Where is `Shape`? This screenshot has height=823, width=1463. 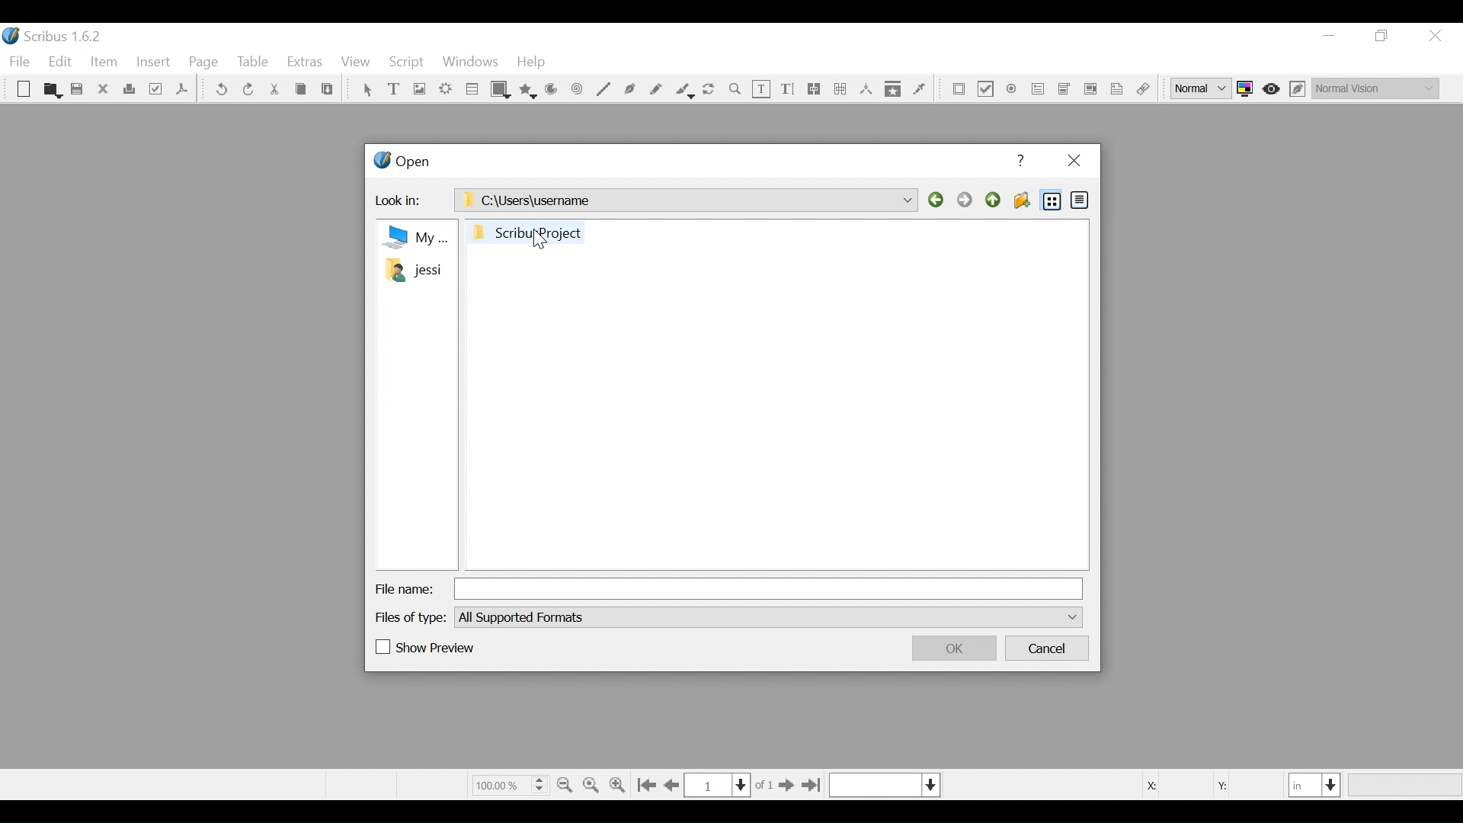
Shape is located at coordinates (501, 90).